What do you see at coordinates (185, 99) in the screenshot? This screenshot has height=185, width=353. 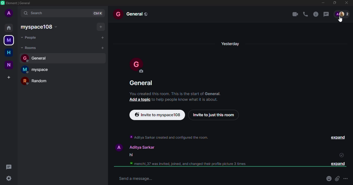 I see `to help people know what it is about` at bounding box center [185, 99].